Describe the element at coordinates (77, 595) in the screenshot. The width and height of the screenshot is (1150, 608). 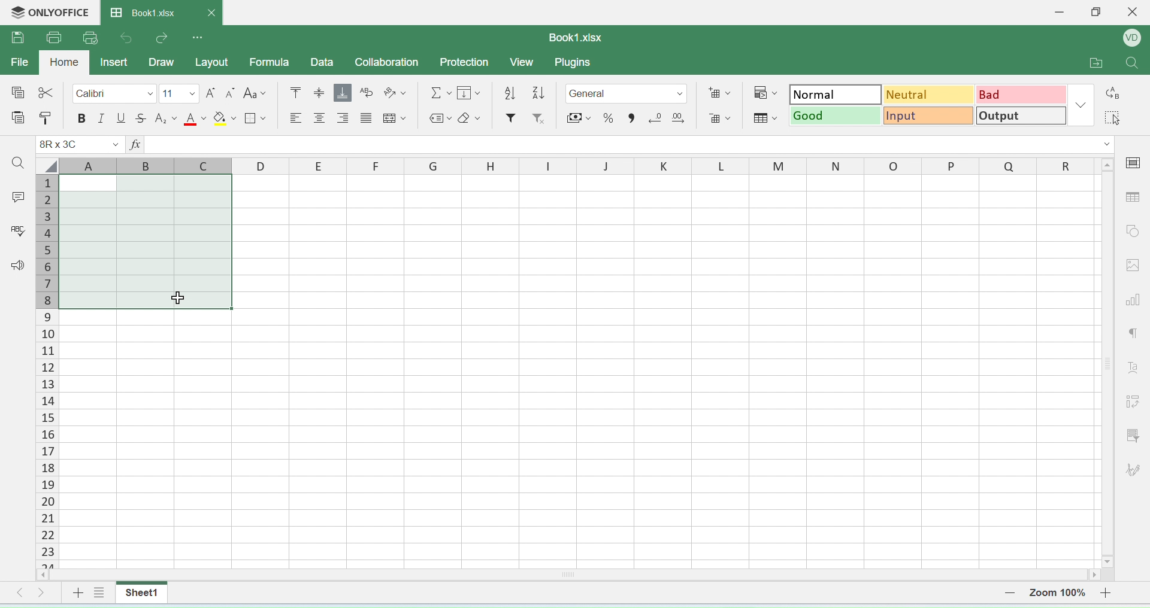
I see `add sheet` at that location.